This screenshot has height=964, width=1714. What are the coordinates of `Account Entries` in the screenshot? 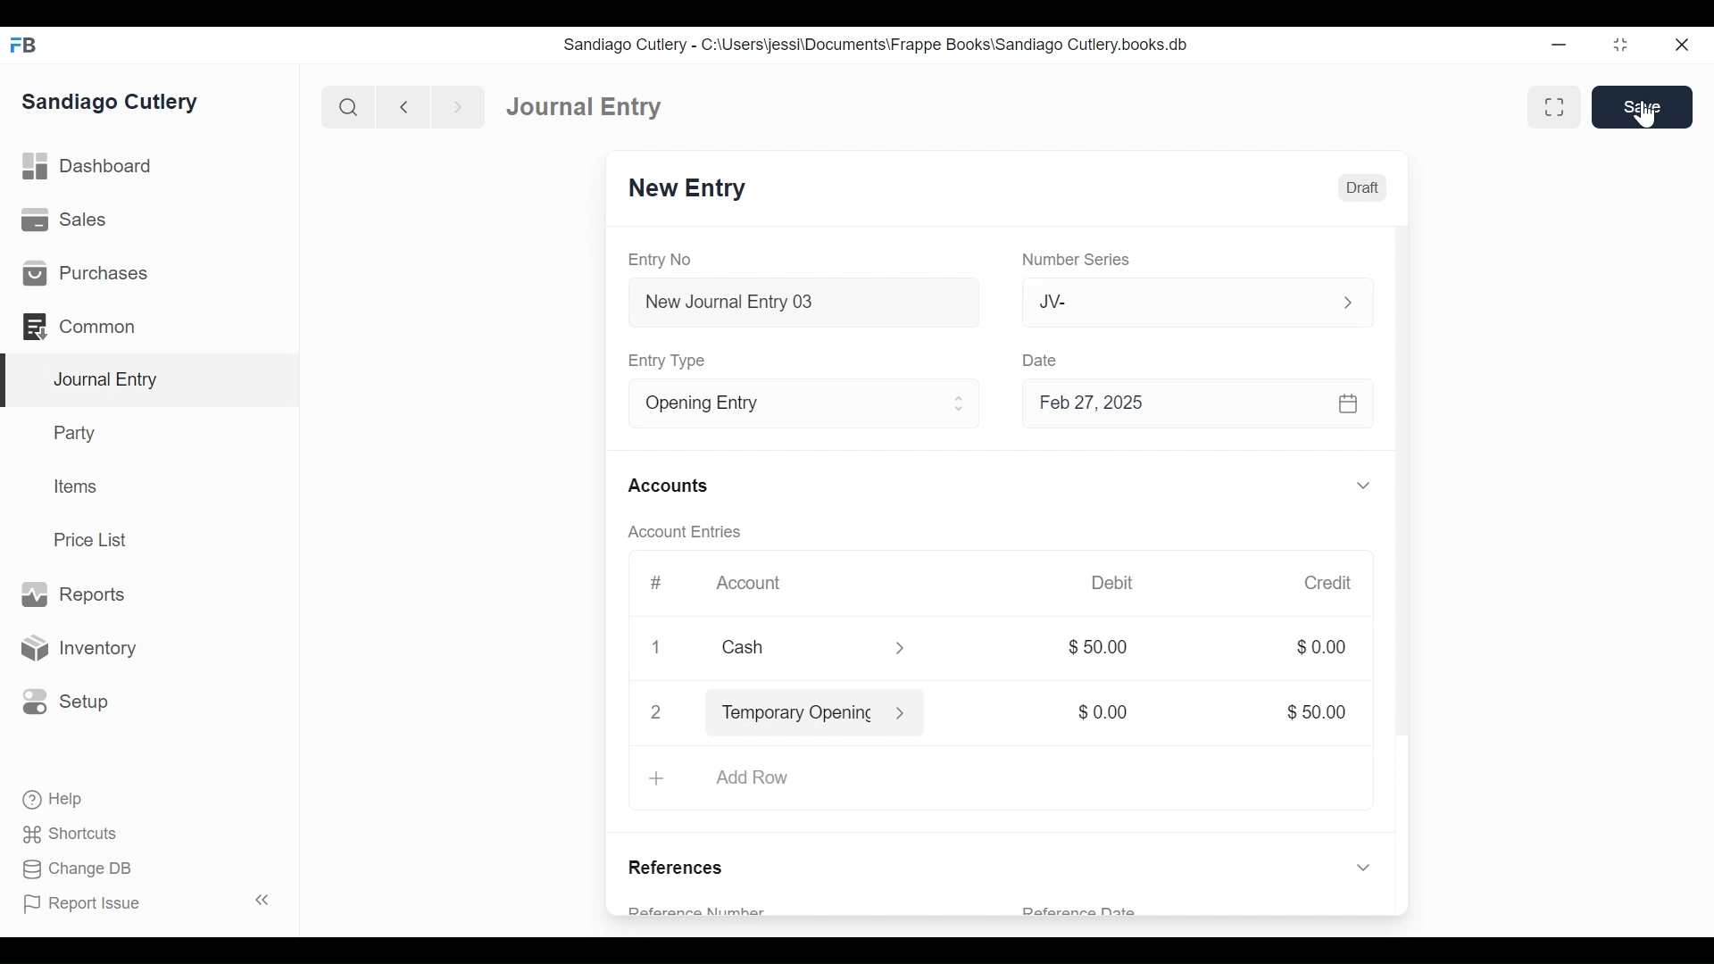 It's located at (683, 532).